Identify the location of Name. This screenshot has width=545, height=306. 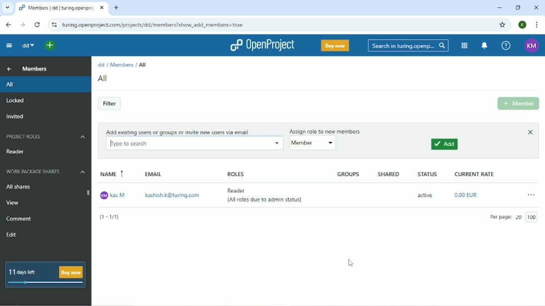
(111, 174).